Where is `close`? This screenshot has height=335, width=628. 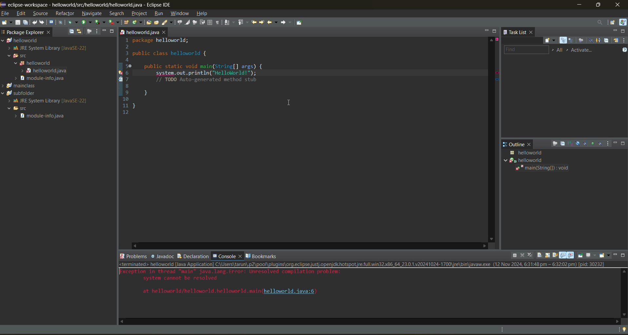
close is located at coordinates (620, 5).